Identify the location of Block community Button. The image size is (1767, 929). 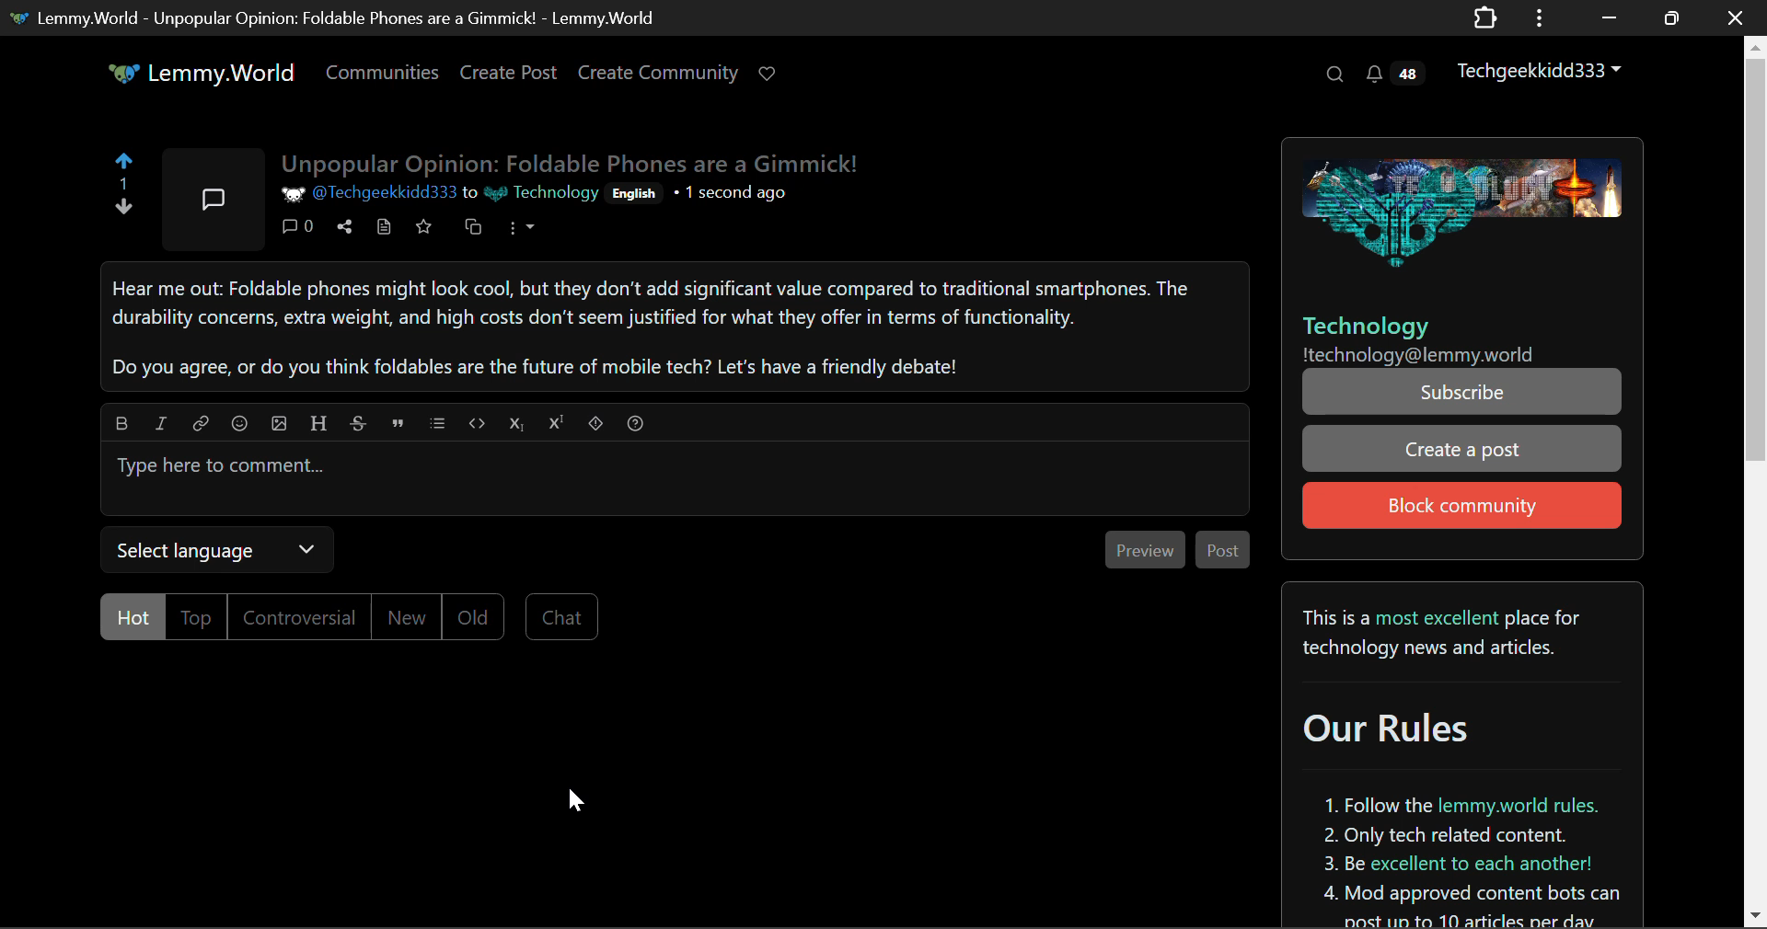
(1460, 506).